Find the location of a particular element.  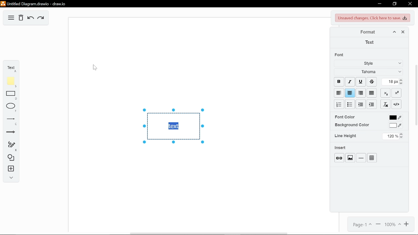

freehand is located at coordinates (9, 147).